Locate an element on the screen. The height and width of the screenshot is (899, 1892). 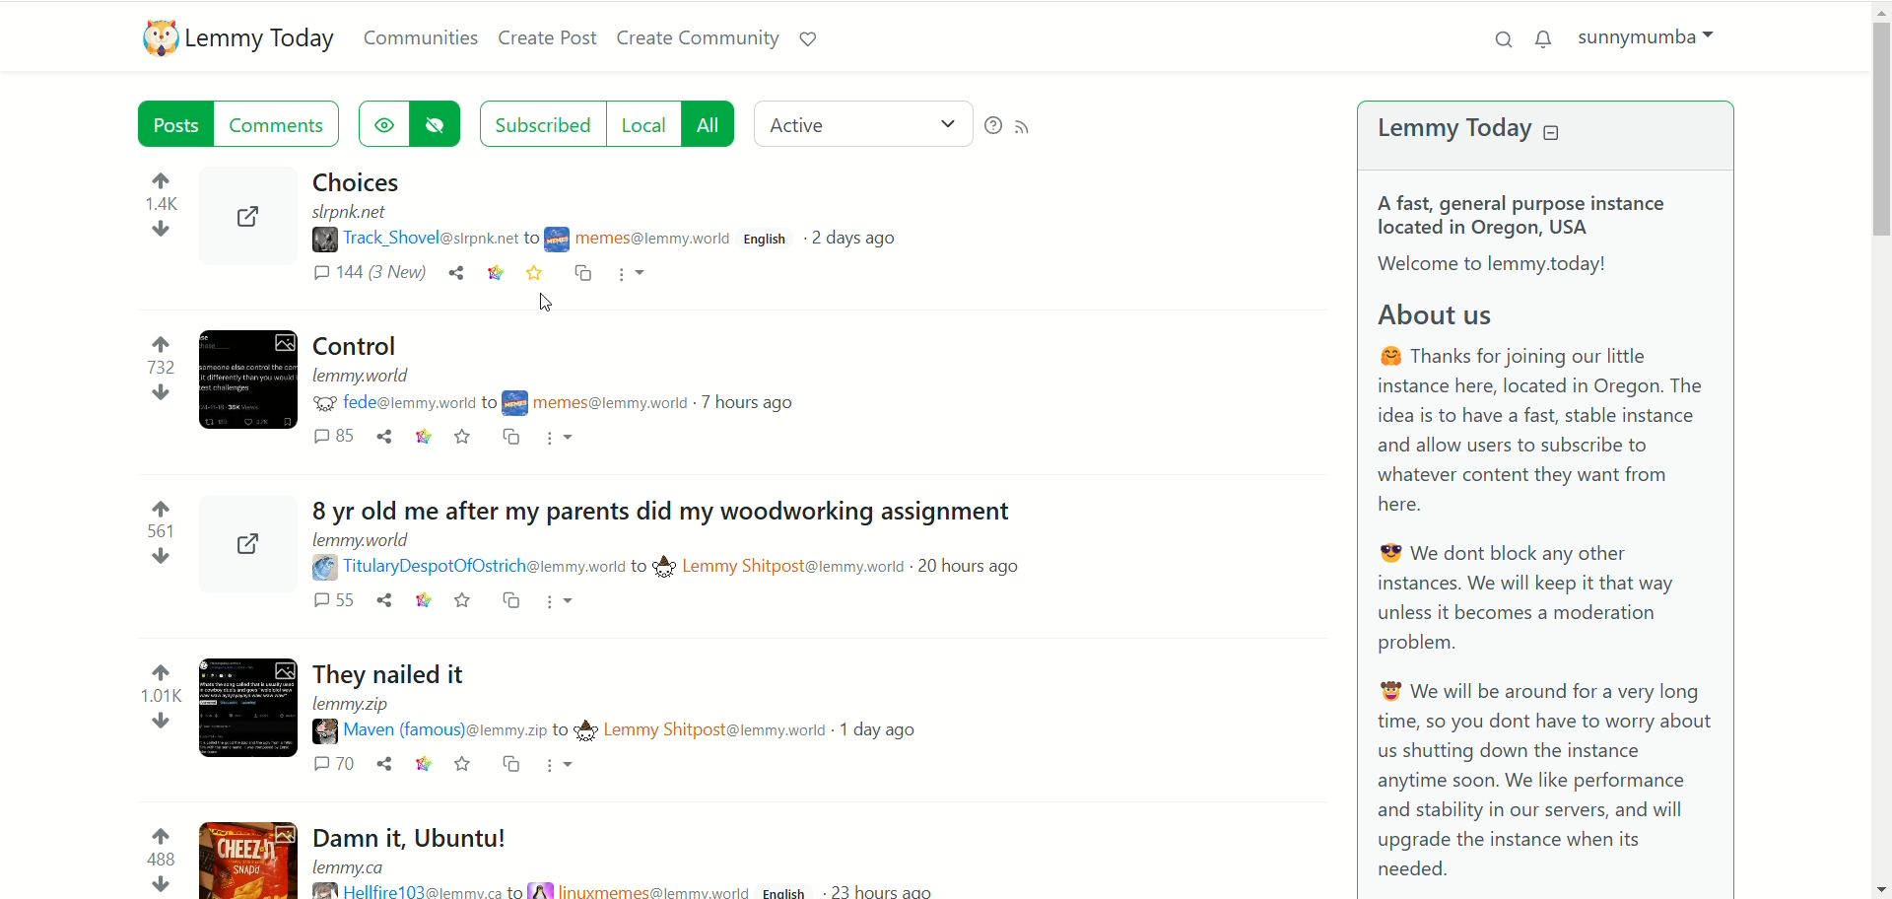
lemmy today is located at coordinates (1471, 131).